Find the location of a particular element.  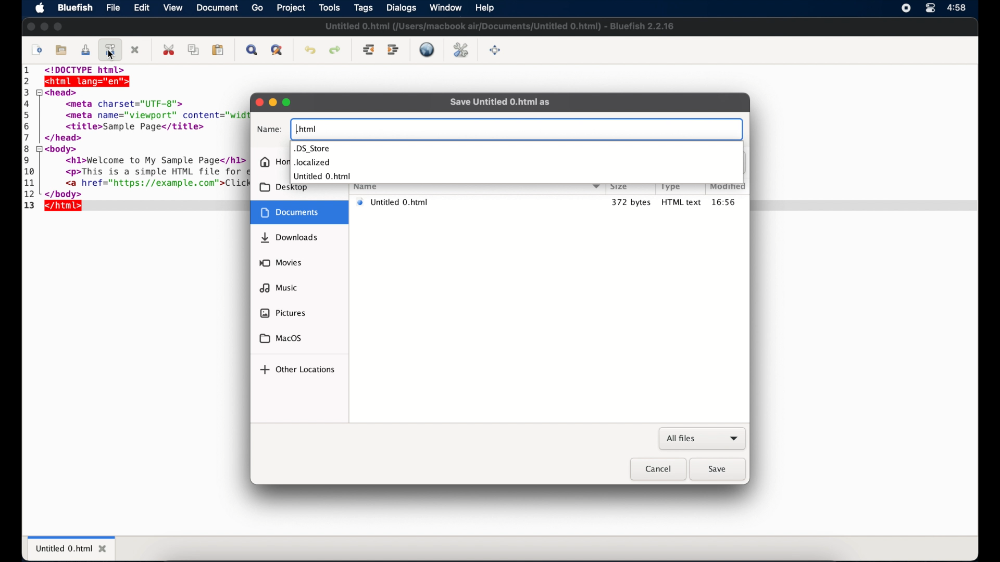

modified time is located at coordinates (729, 202).